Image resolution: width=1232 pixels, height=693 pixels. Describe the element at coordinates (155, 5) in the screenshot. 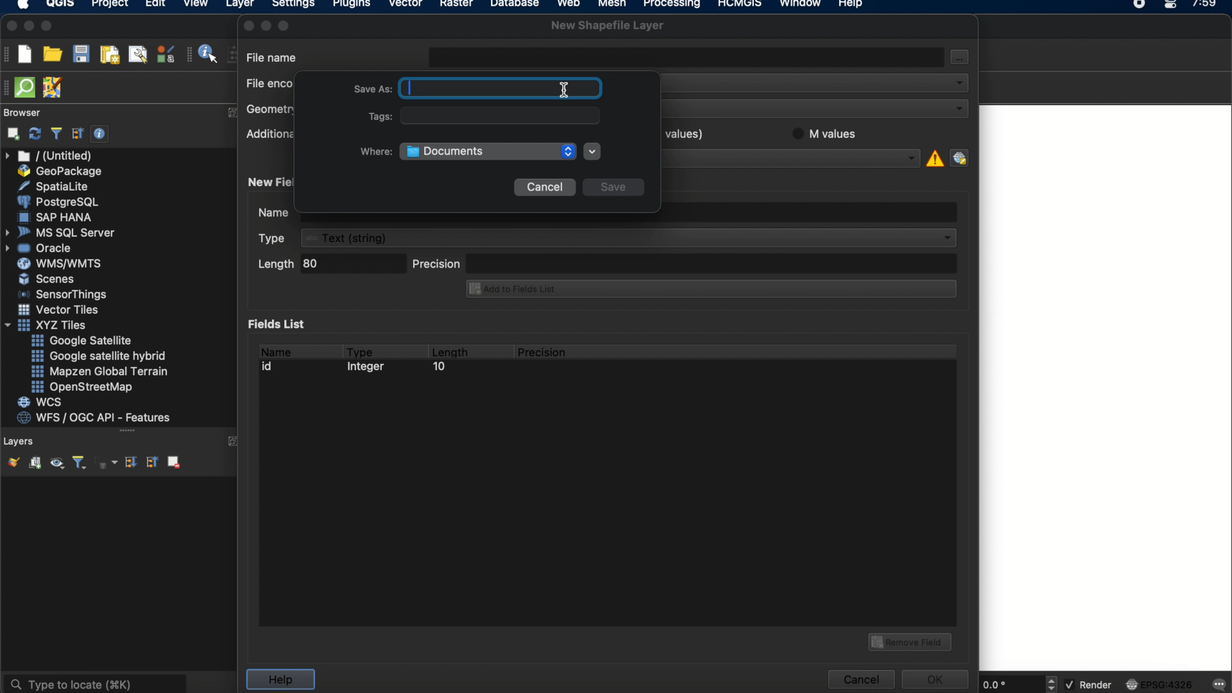

I see `edit` at that location.